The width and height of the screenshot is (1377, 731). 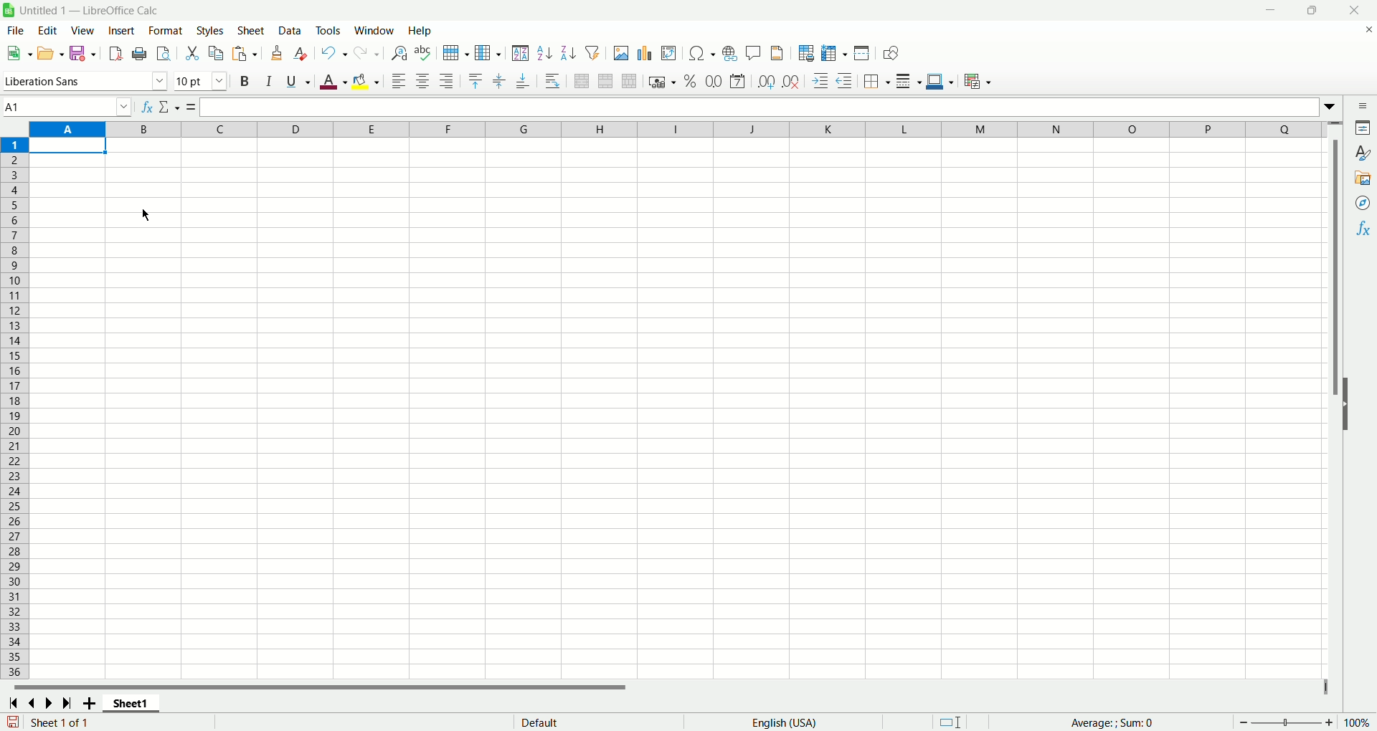 What do you see at coordinates (607, 80) in the screenshot?
I see `merge cells` at bounding box center [607, 80].